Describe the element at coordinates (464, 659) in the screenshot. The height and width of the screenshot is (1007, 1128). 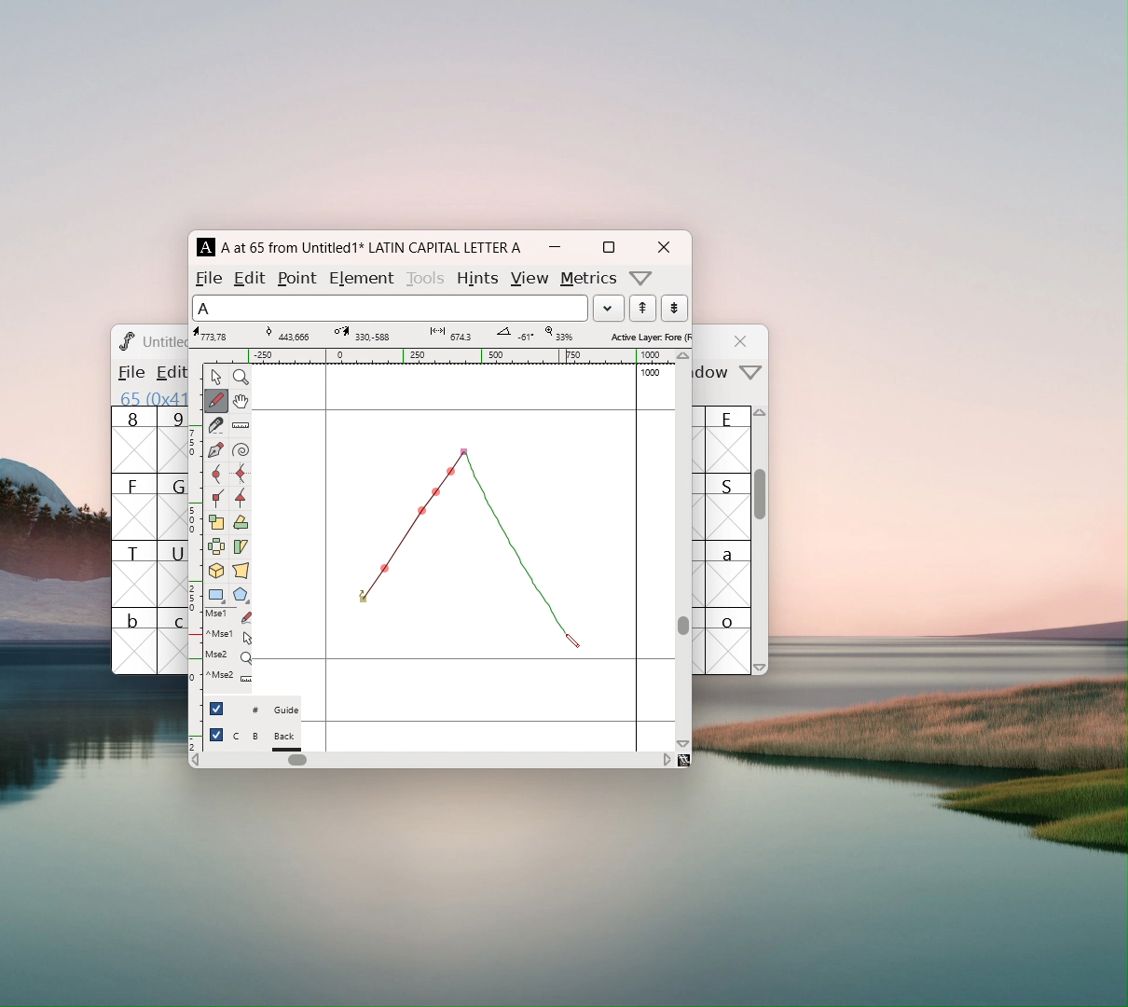
I see `baseline` at that location.